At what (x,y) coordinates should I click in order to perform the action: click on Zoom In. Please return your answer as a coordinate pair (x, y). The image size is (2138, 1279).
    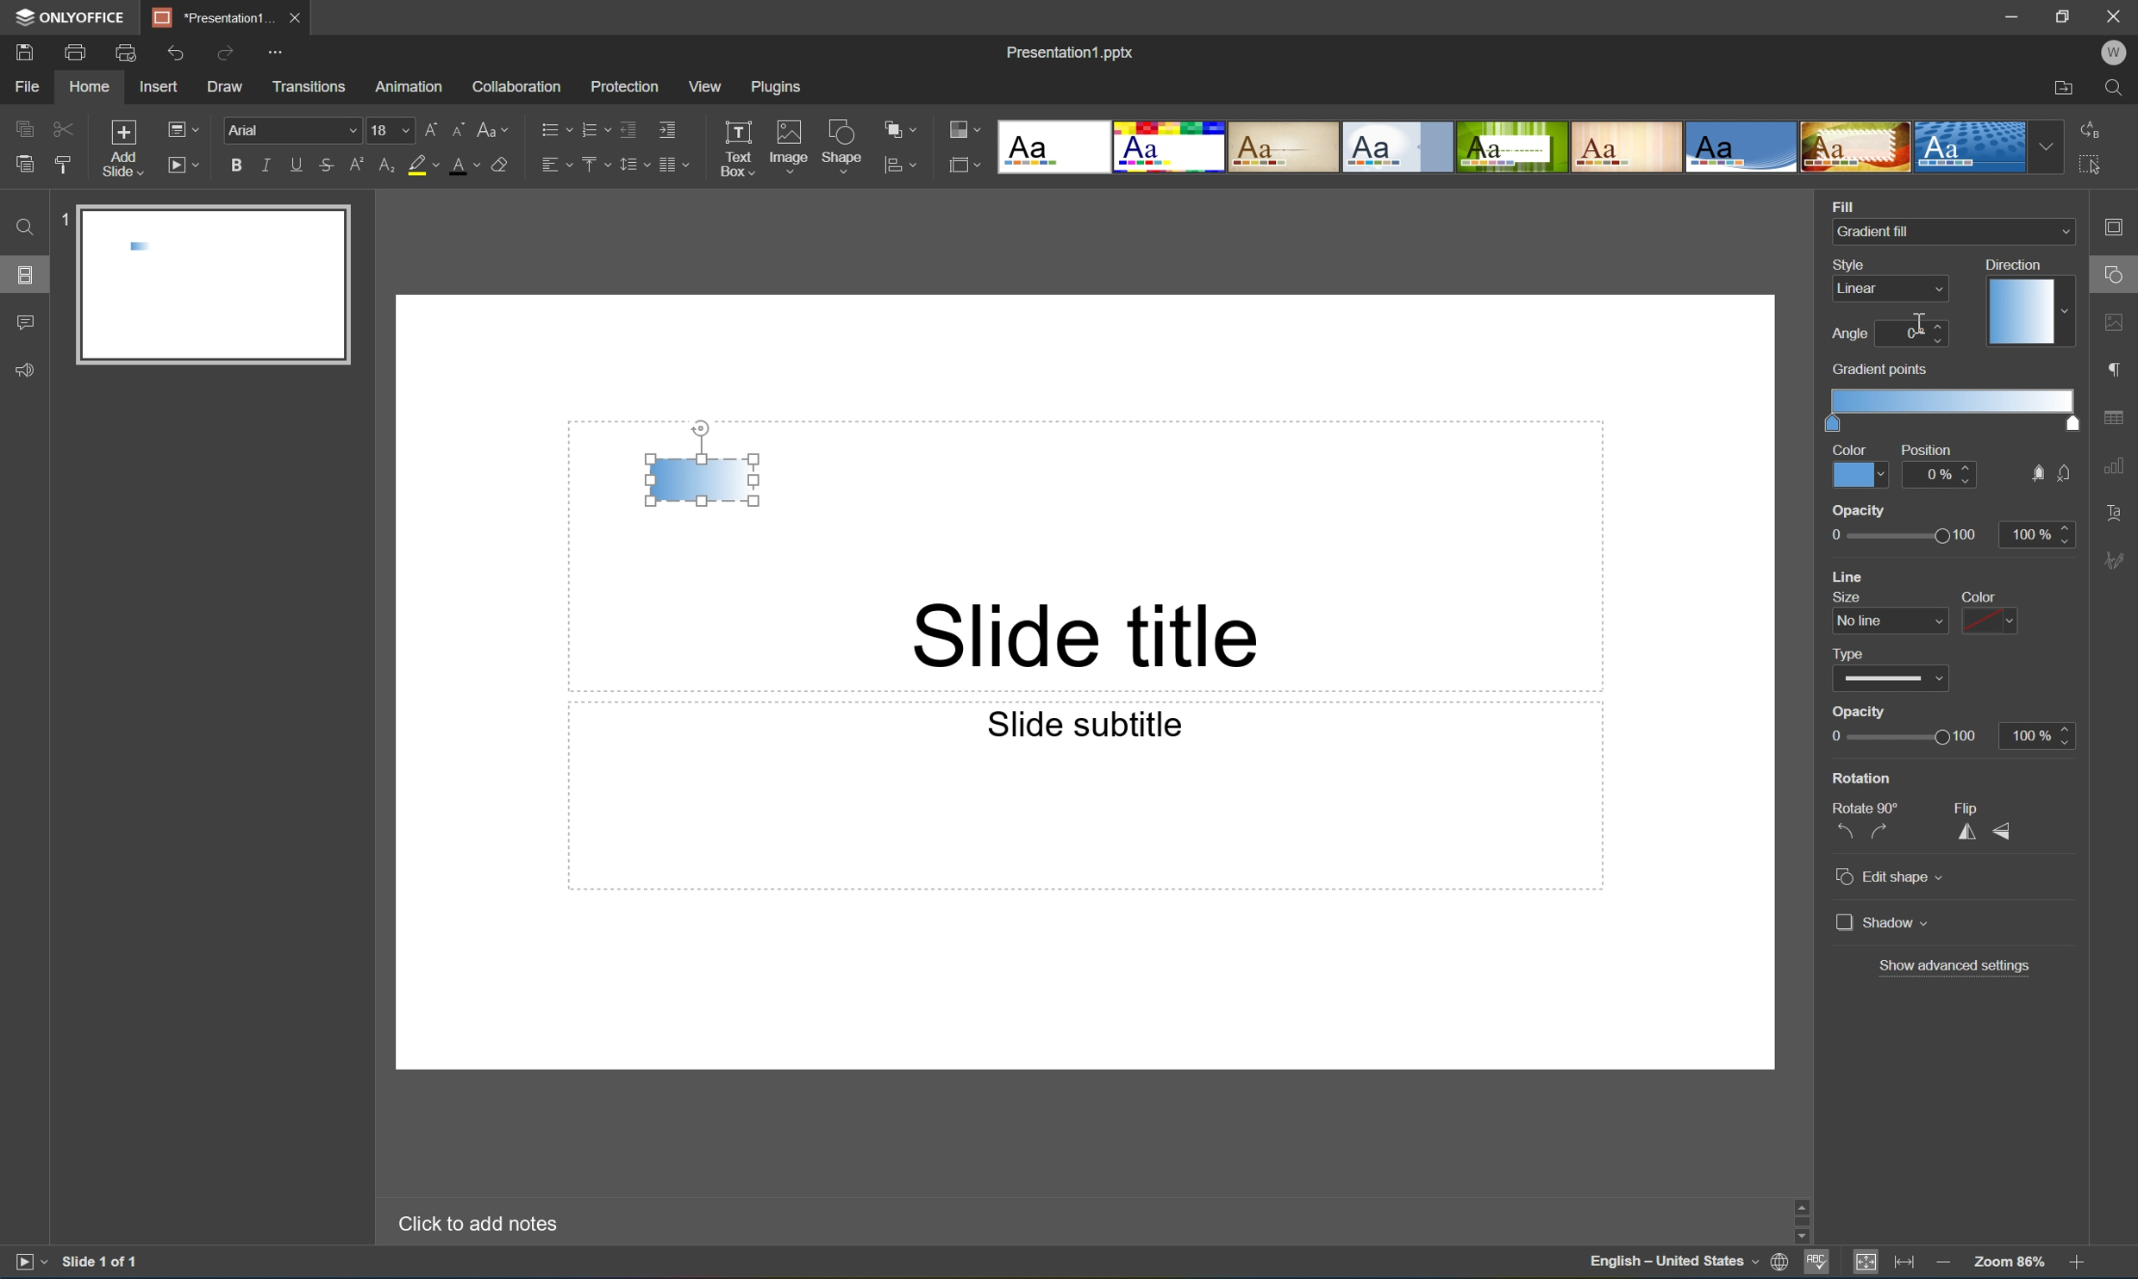
    Looking at the image, I should click on (2075, 1265).